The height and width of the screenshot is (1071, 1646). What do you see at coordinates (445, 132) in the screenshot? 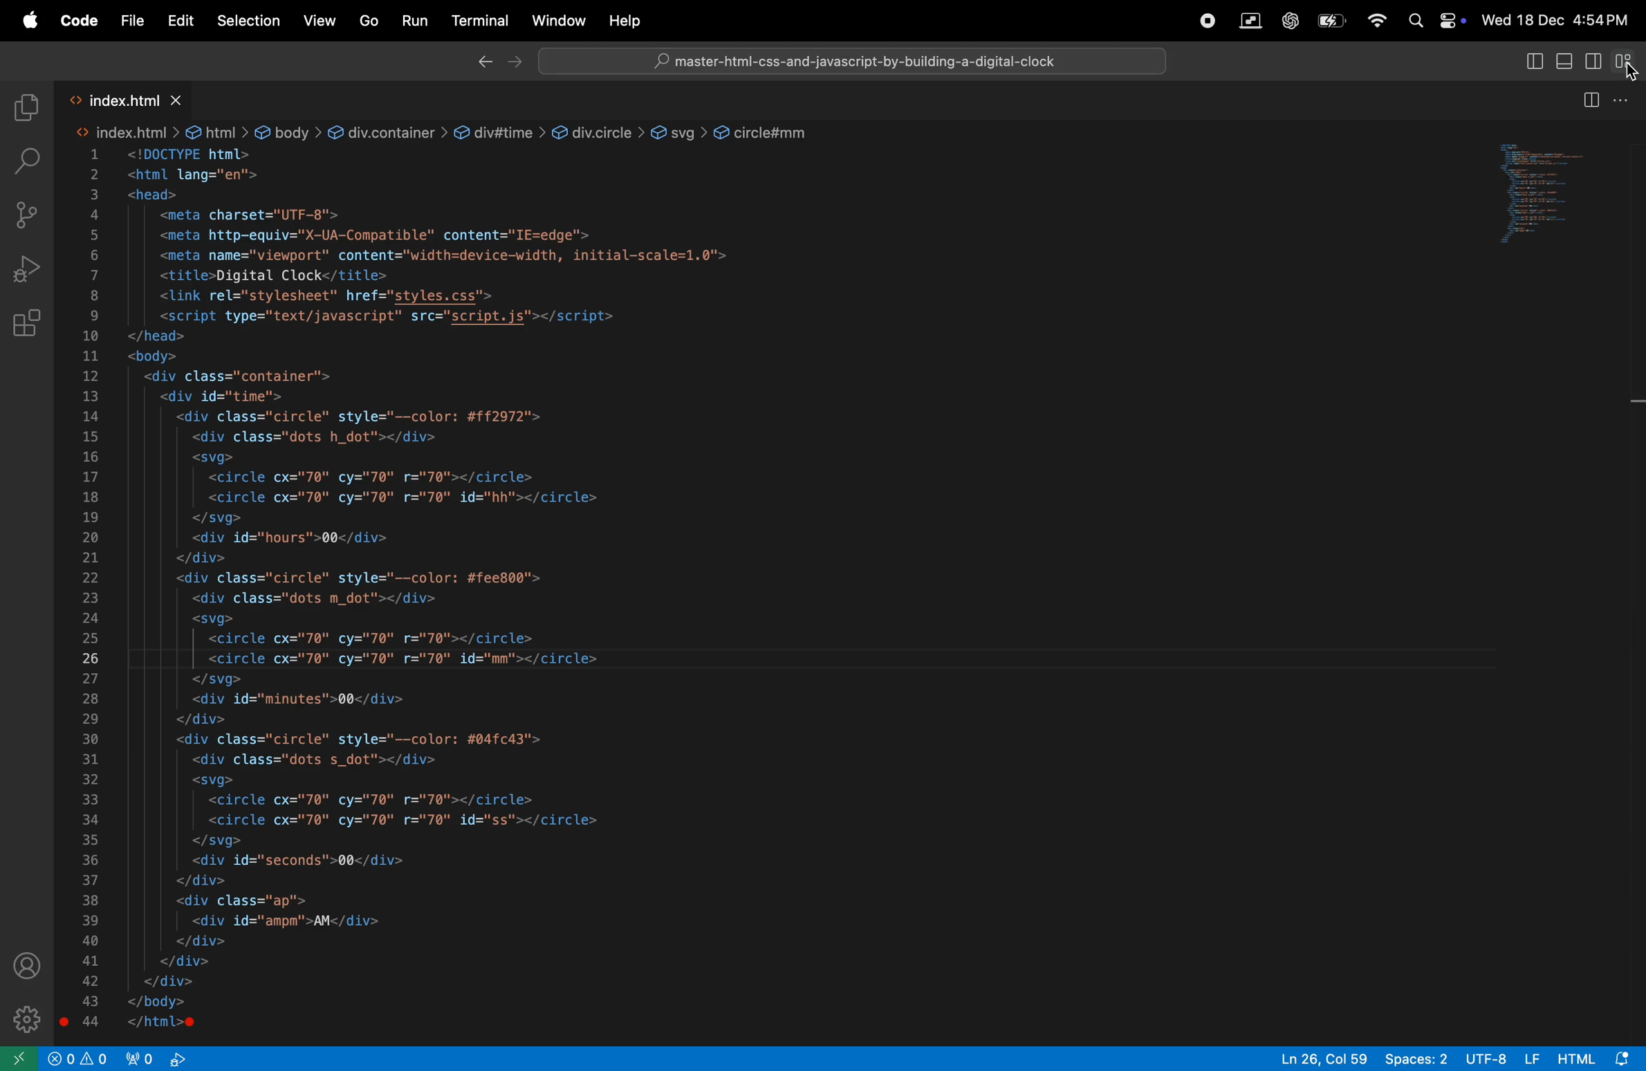
I see `<> index.html > @ html > @ body > &@ div.container > @ div#time > @ div.circle > @ svg > @ circle#mm` at bounding box center [445, 132].